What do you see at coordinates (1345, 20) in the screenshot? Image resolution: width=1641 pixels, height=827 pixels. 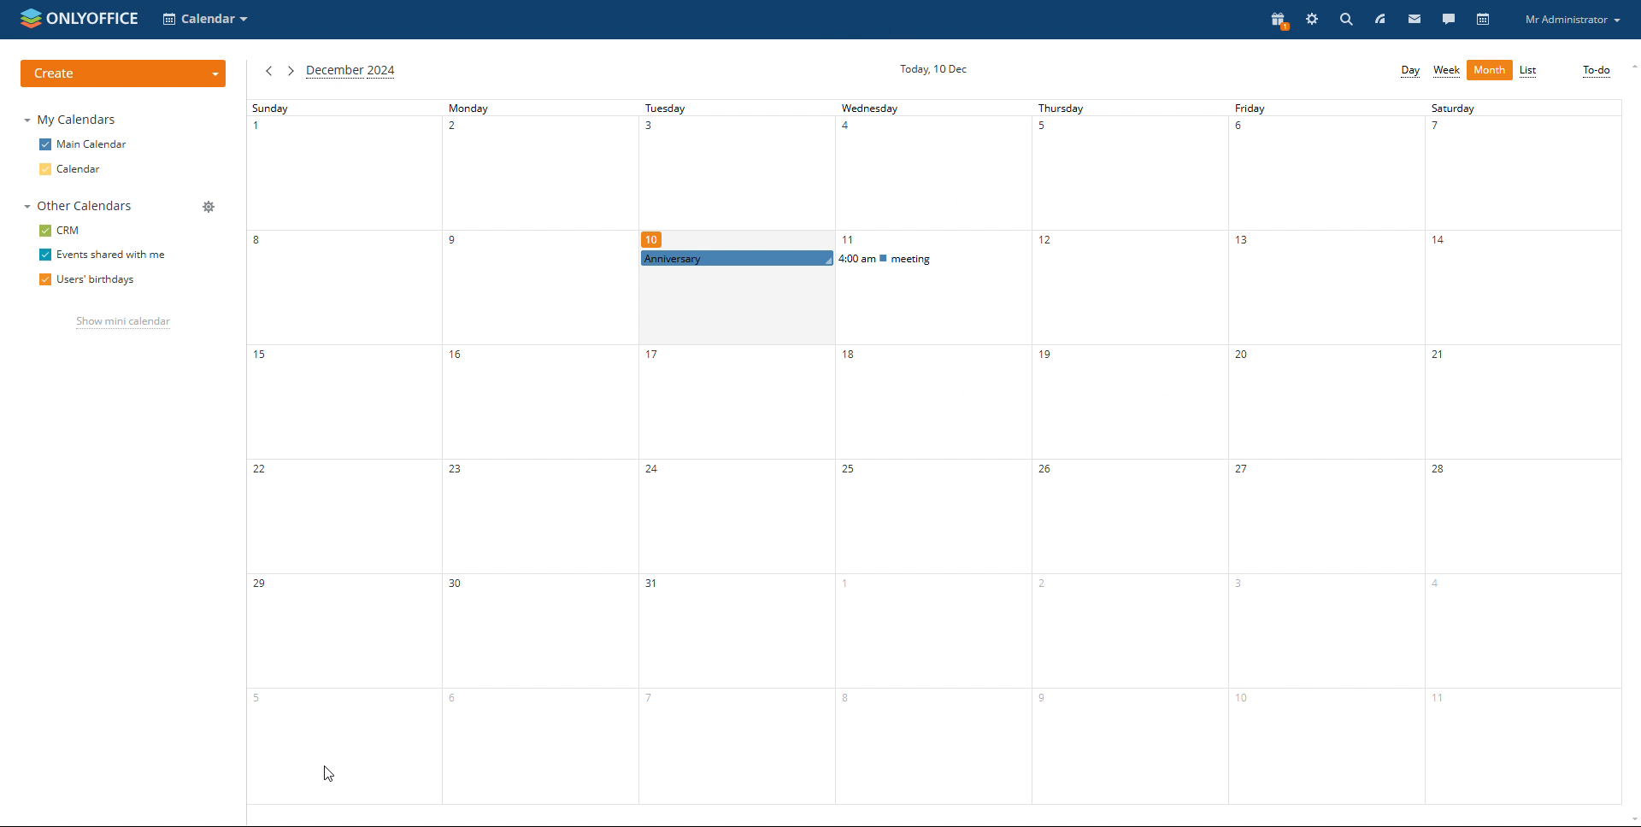 I see `search` at bounding box center [1345, 20].